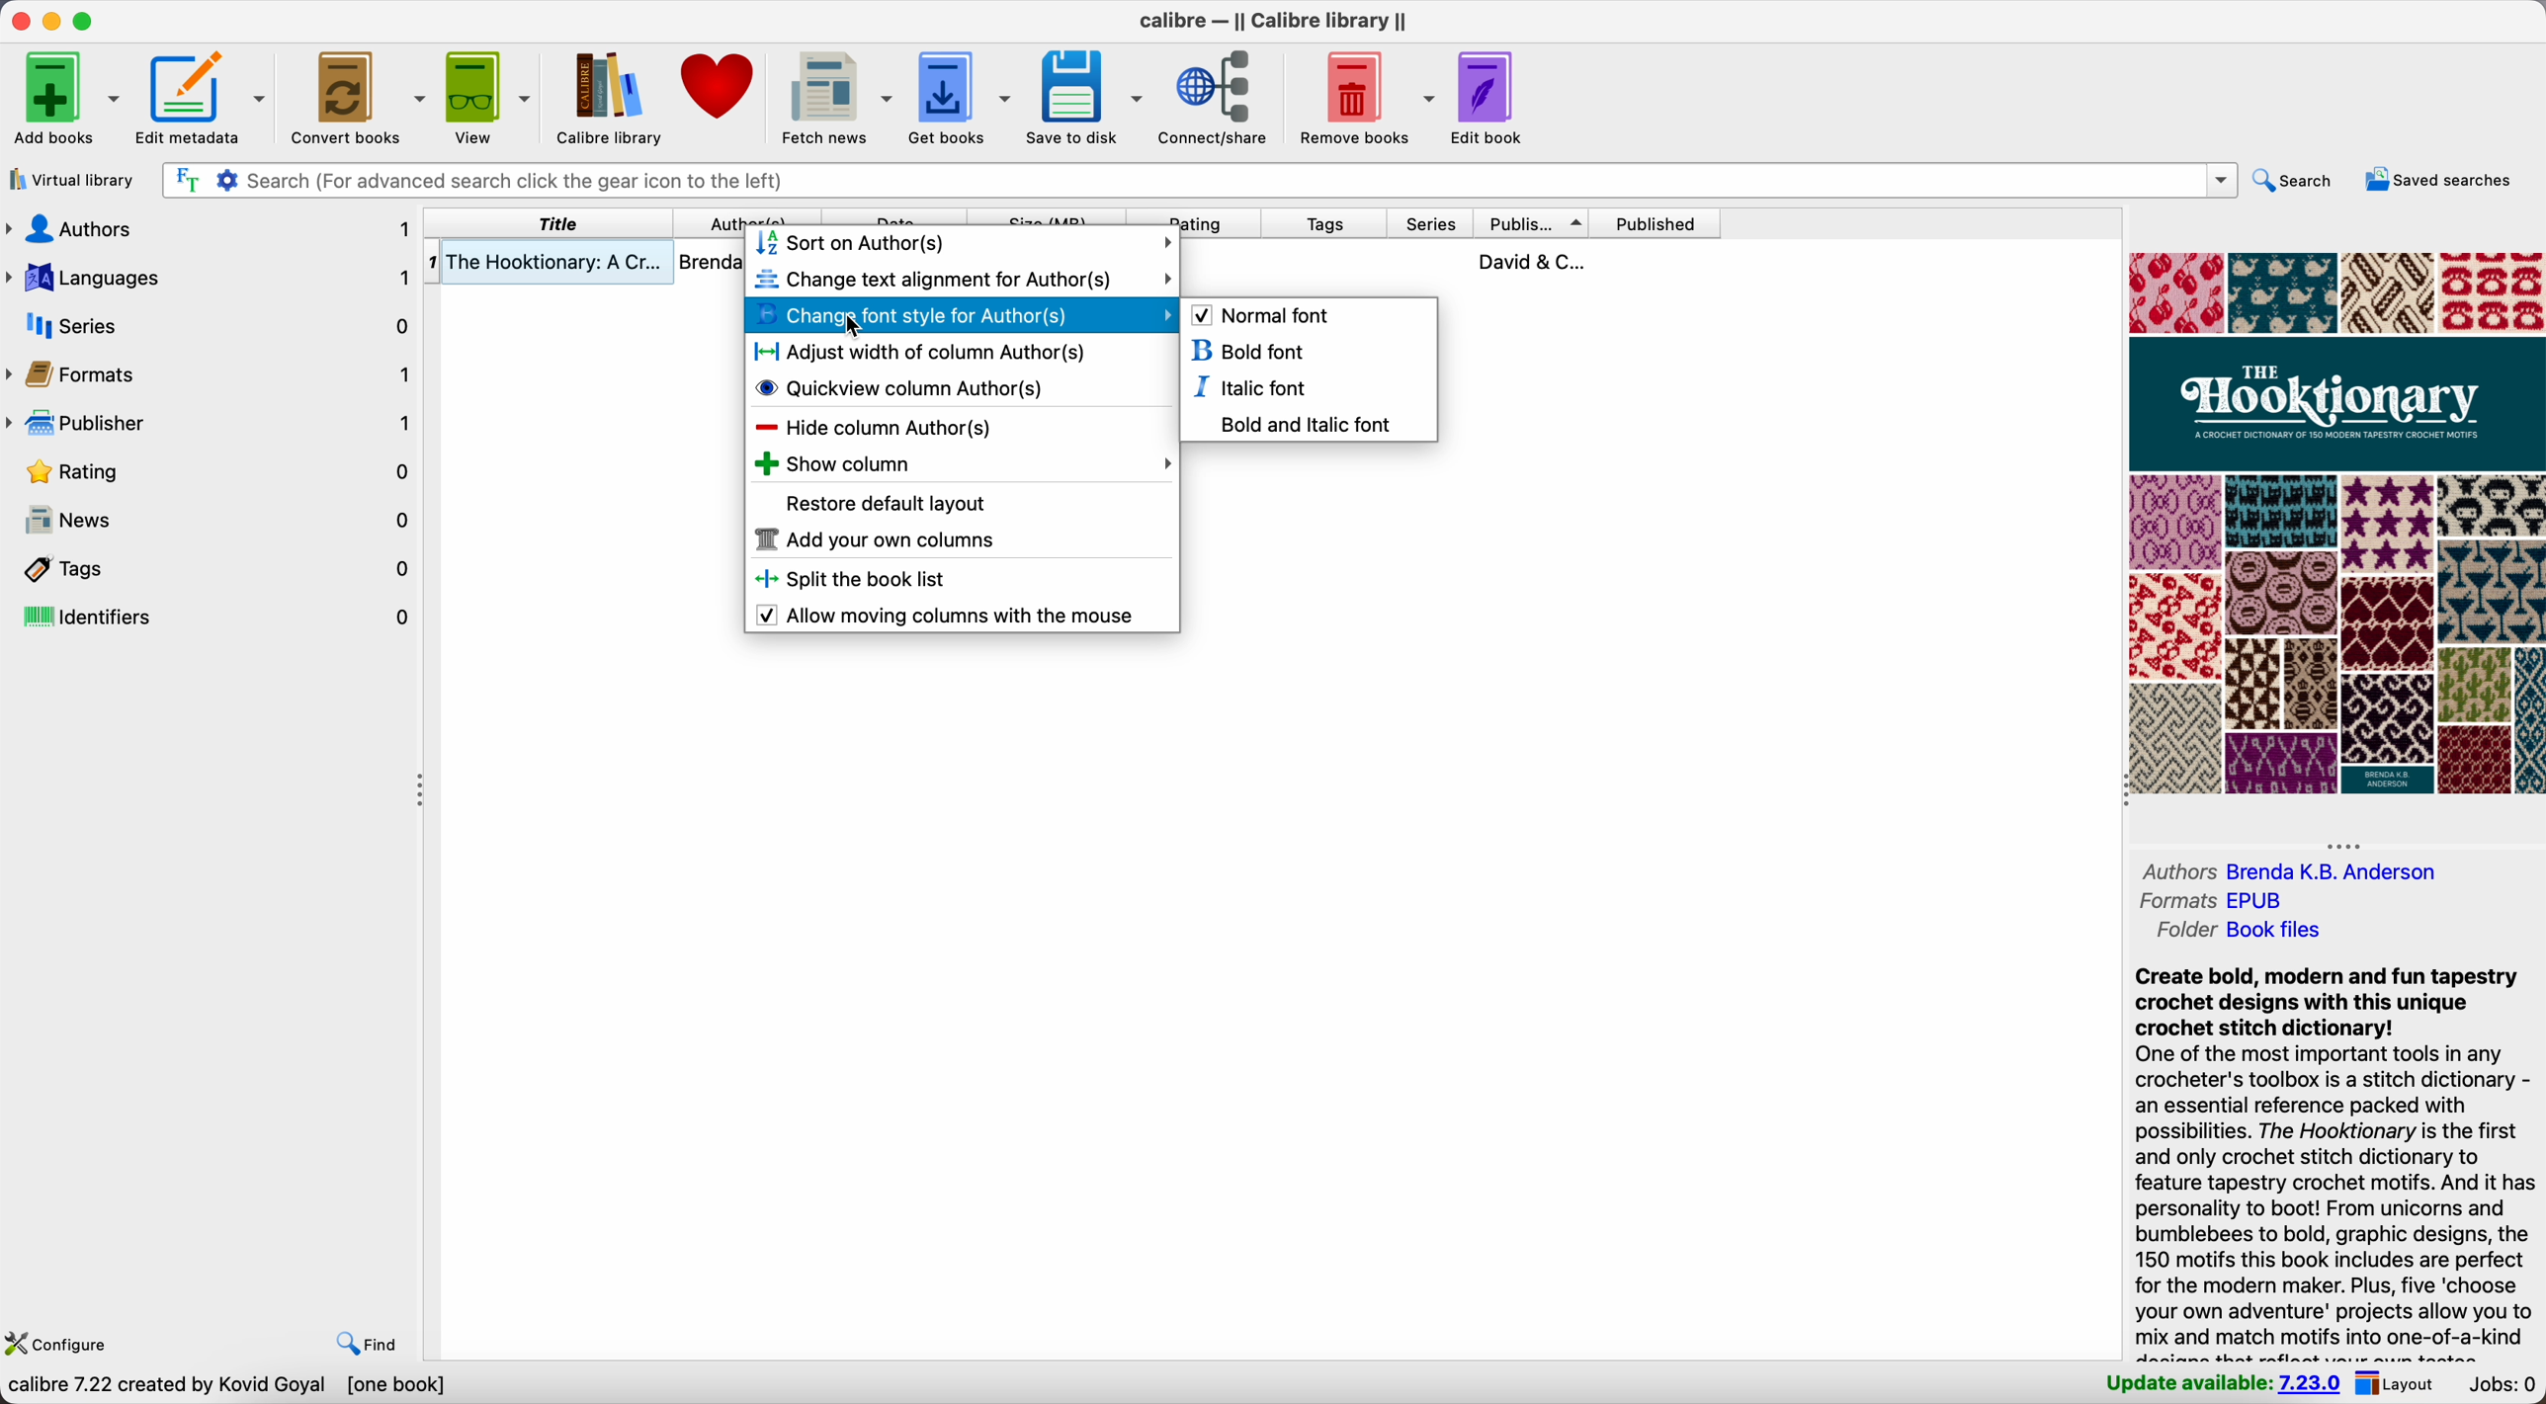  I want to click on search, so click(2300, 181).